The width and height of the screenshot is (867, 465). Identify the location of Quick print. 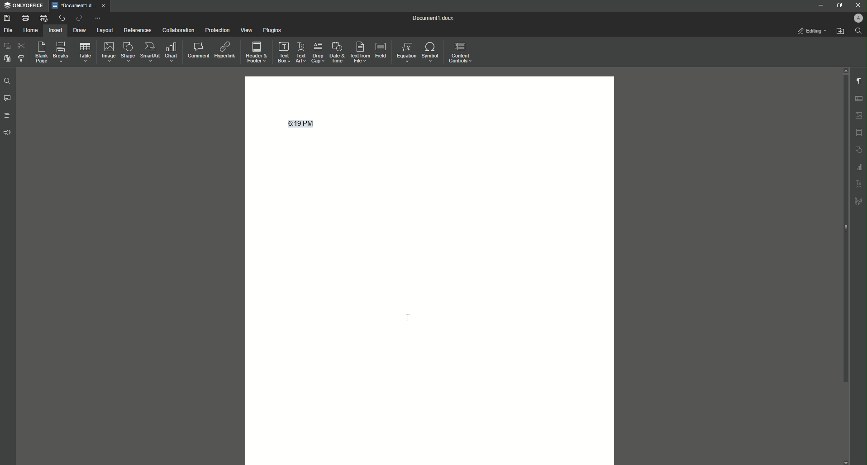
(43, 18).